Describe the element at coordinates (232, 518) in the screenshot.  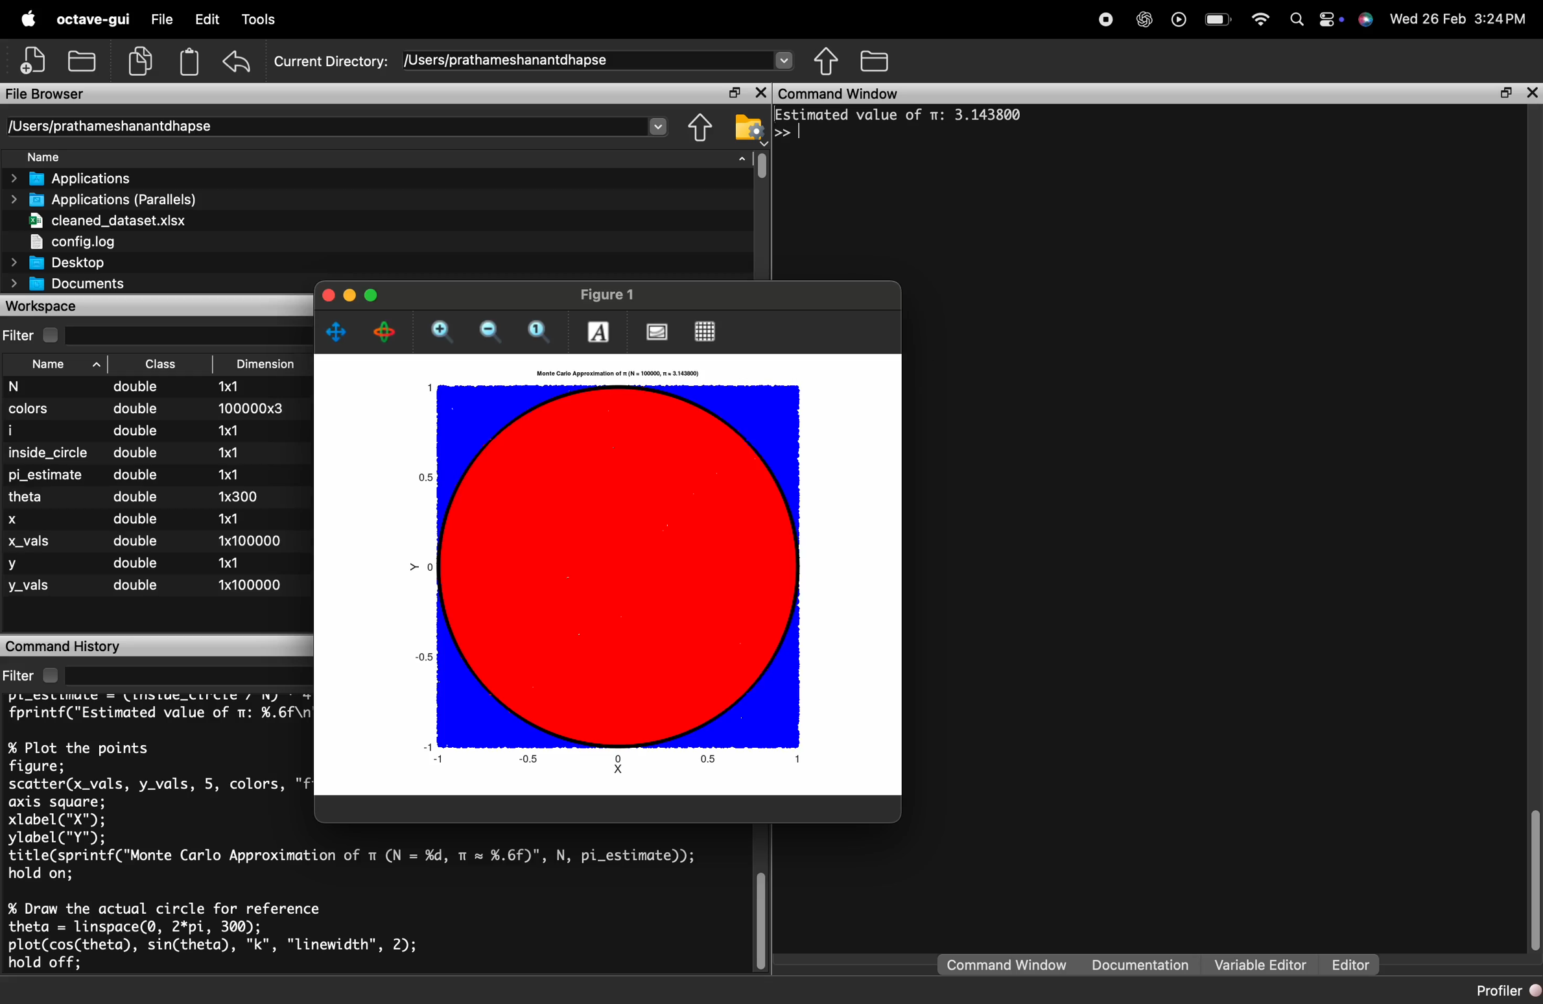
I see `1x1` at that location.